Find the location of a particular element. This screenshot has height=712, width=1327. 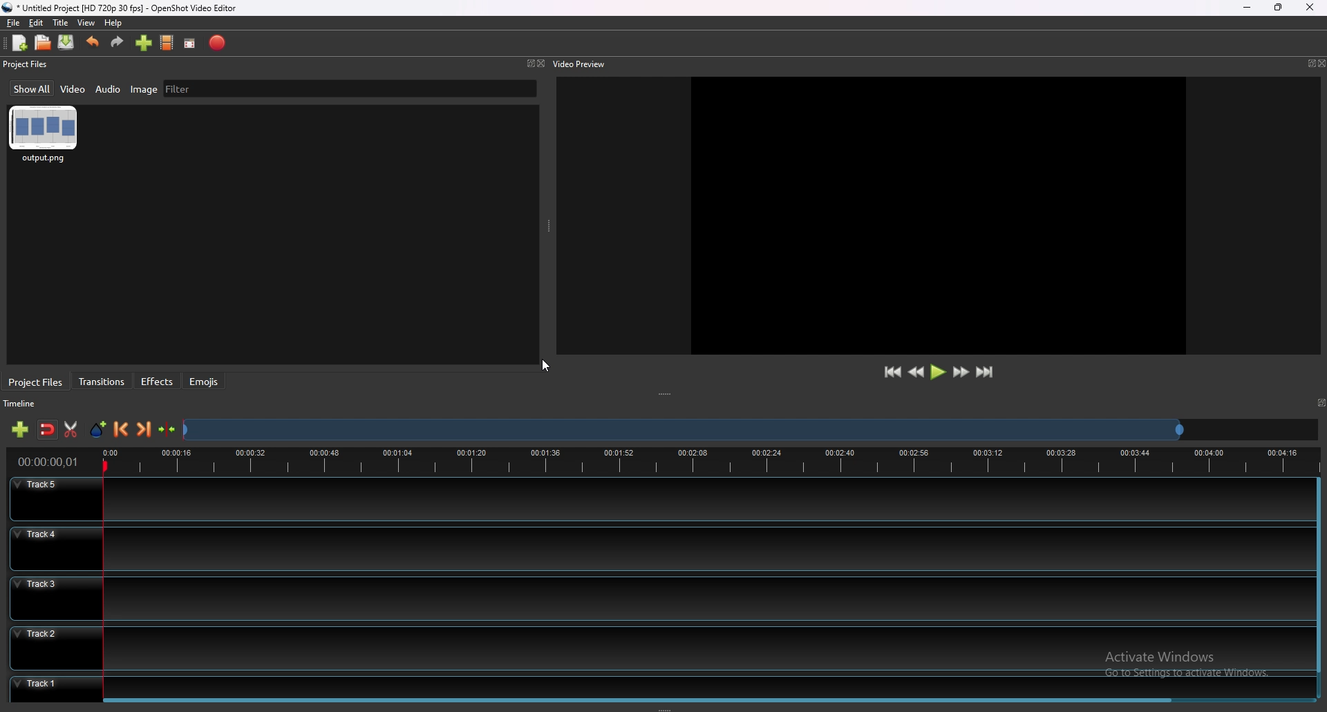

adjust is located at coordinates (550, 226).